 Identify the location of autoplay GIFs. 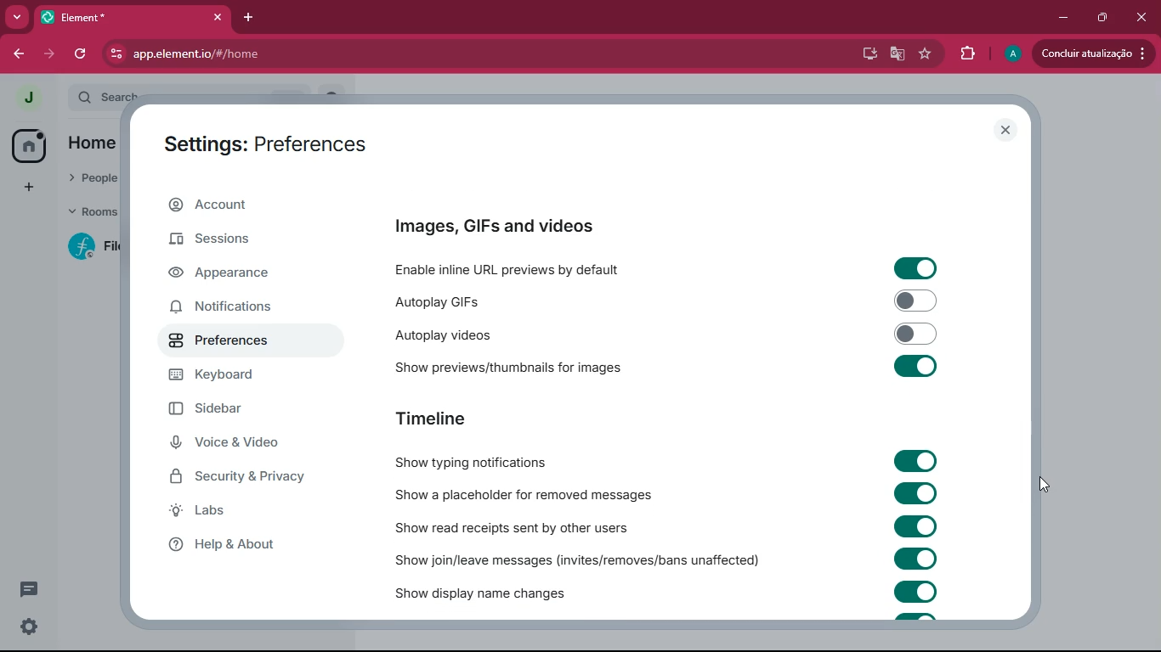
(544, 301).